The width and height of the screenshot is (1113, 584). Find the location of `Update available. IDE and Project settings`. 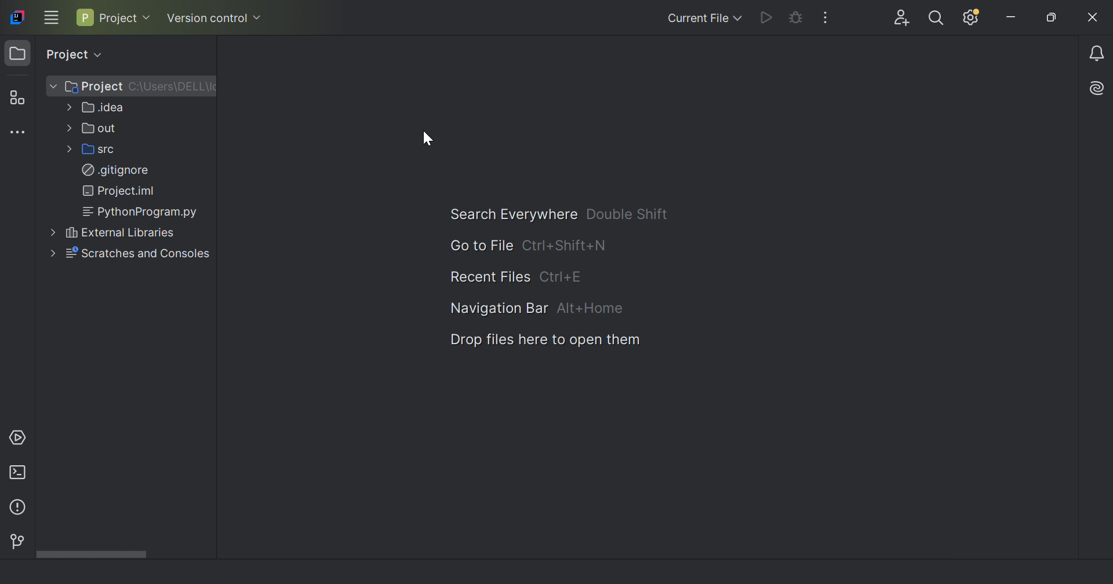

Update available. IDE and Project settings is located at coordinates (973, 17).